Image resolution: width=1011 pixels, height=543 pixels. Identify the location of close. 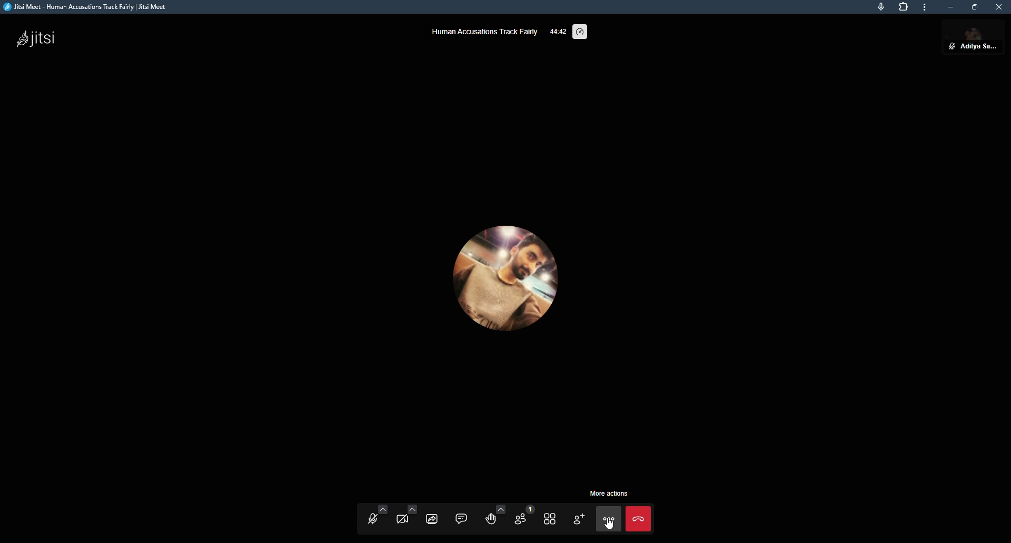
(1000, 7).